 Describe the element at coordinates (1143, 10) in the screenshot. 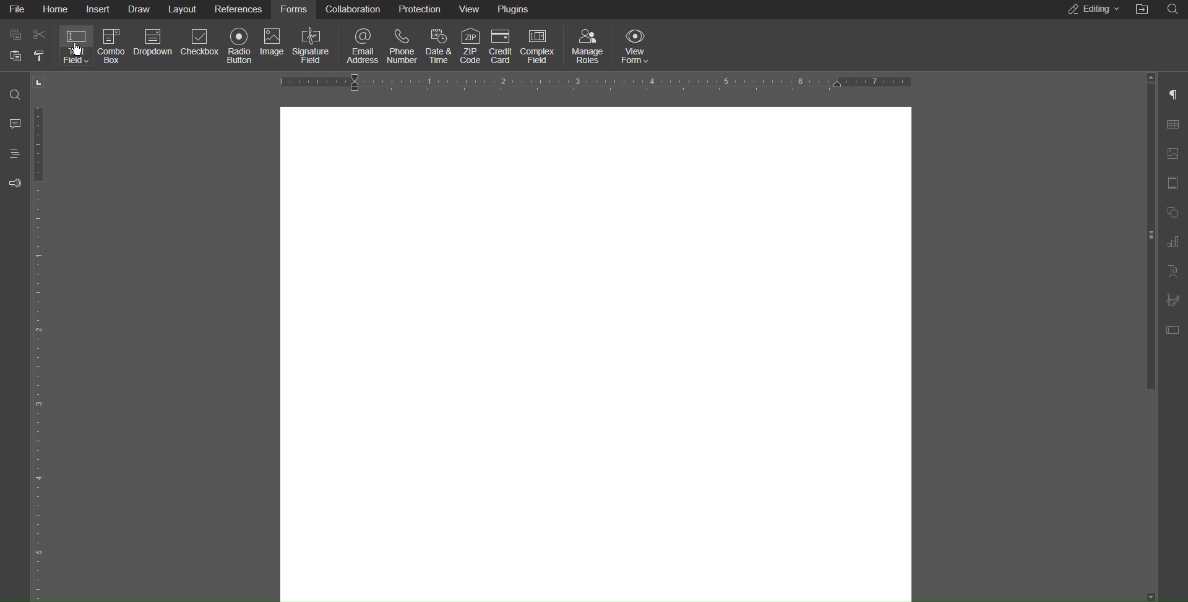

I see `Open File Location` at that location.